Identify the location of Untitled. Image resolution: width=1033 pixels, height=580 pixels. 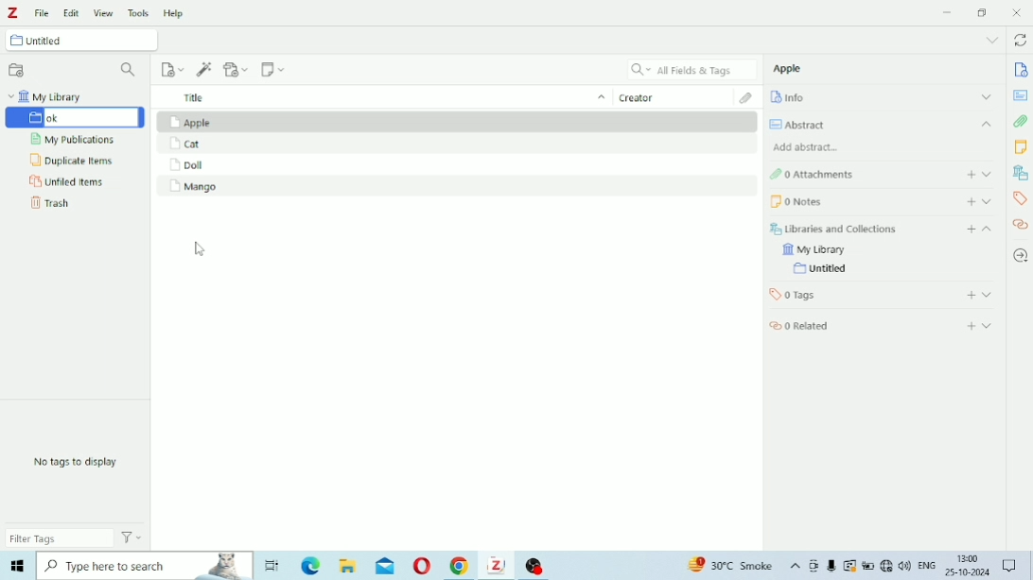
(76, 118).